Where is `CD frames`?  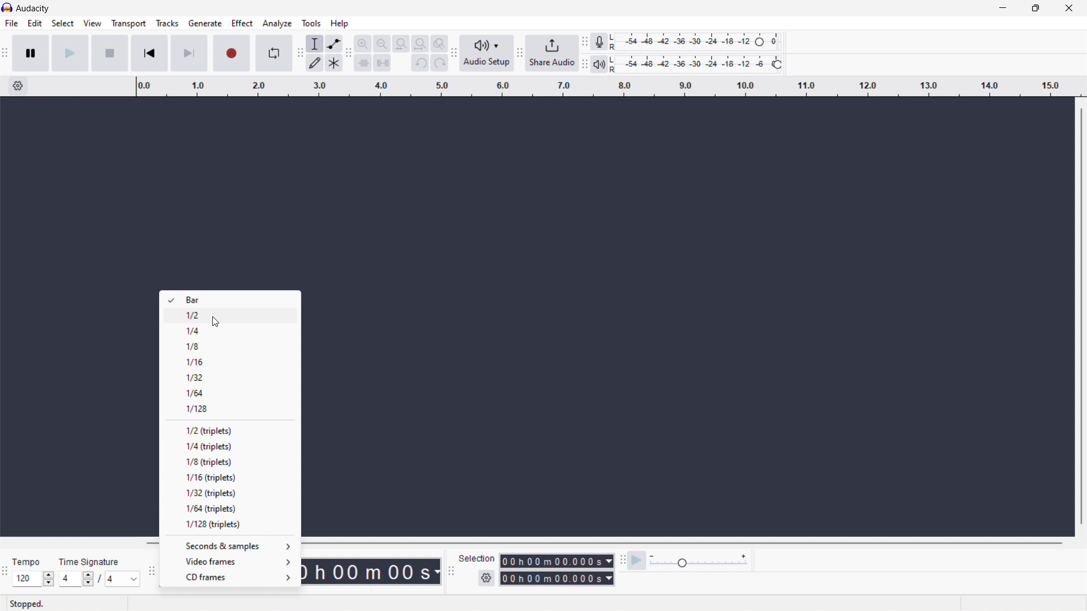
CD frames is located at coordinates (228, 578).